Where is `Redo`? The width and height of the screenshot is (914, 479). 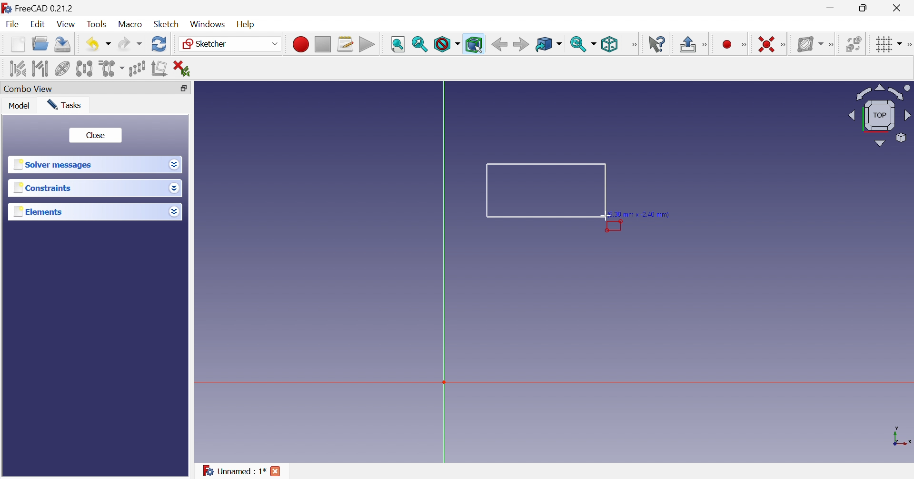
Redo is located at coordinates (129, 44).